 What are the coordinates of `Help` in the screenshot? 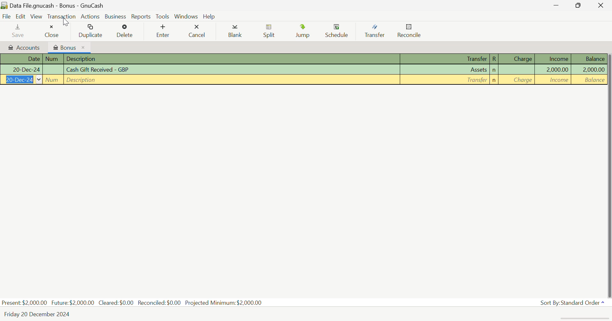 It's located at (209, 16).